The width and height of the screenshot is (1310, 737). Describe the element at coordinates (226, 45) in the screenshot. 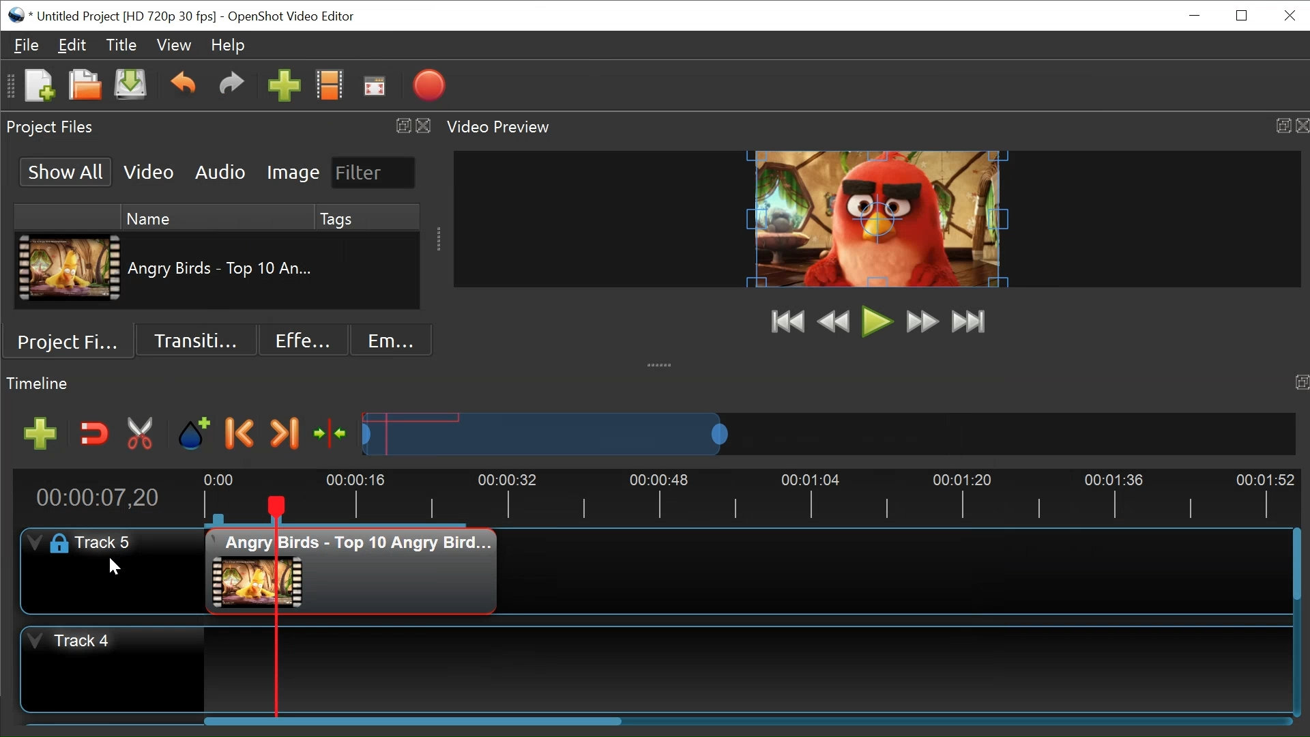

I see `Help` at that location.